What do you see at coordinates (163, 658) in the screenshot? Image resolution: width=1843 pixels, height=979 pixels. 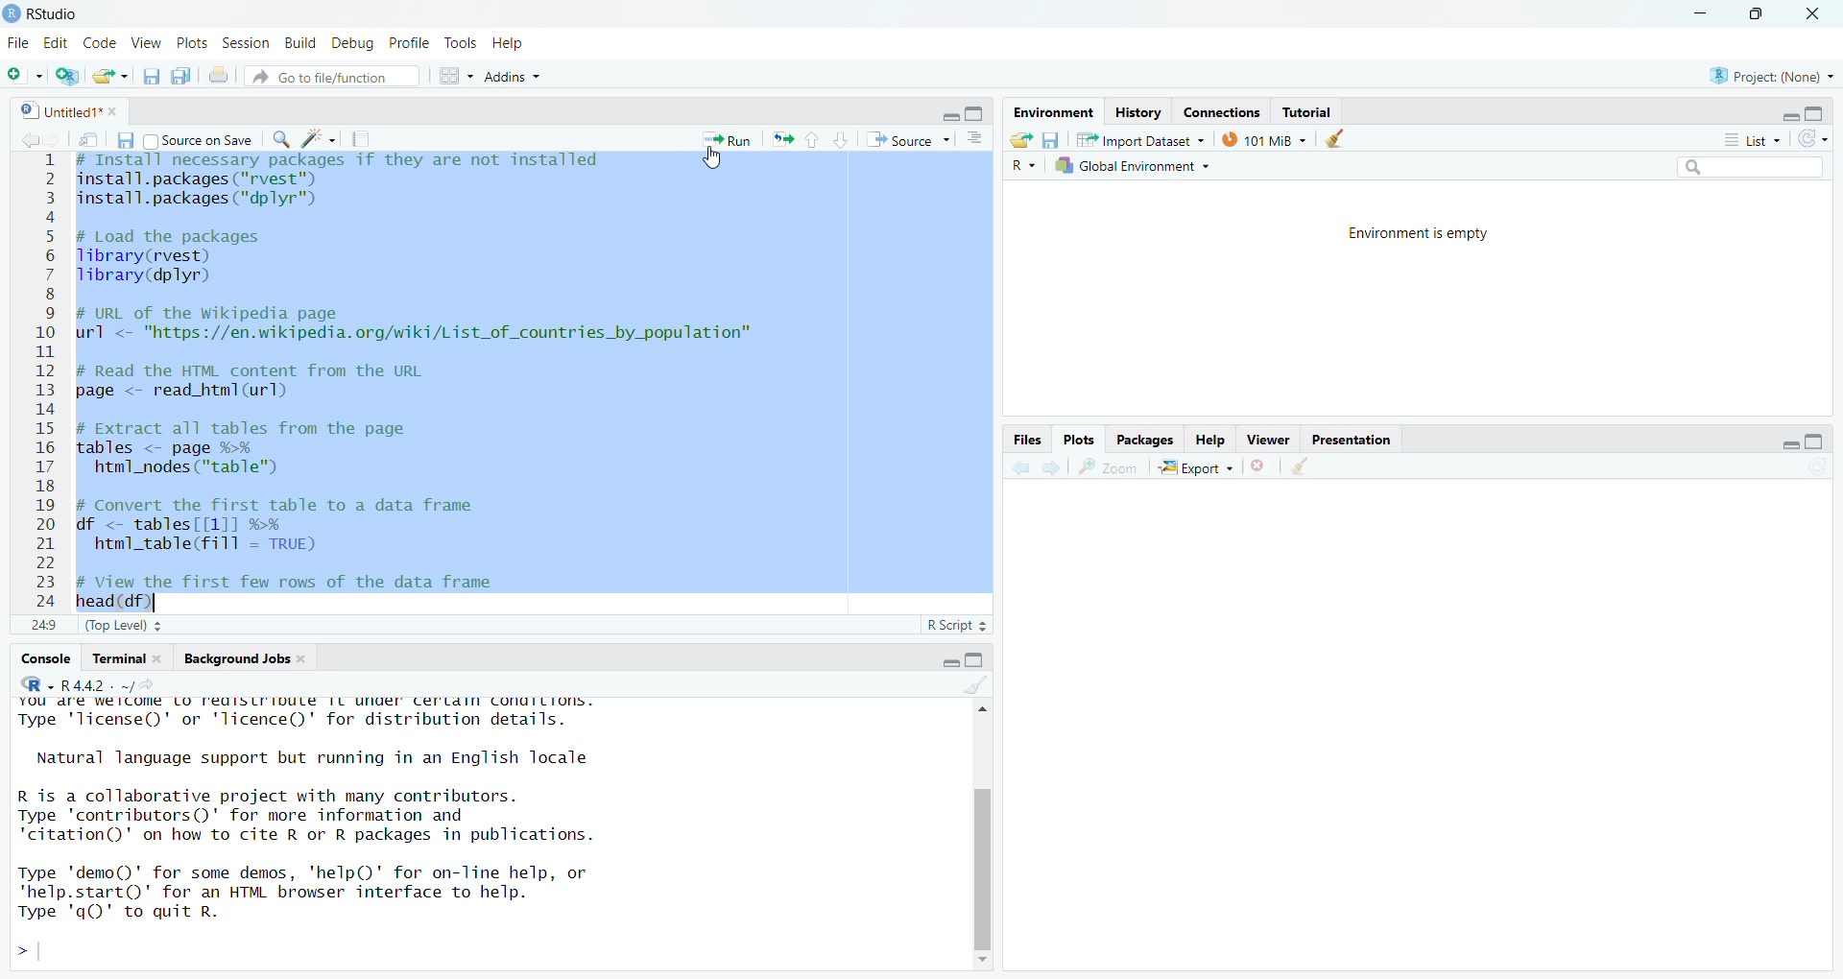 I see `close` at bounding box center [163, 658].